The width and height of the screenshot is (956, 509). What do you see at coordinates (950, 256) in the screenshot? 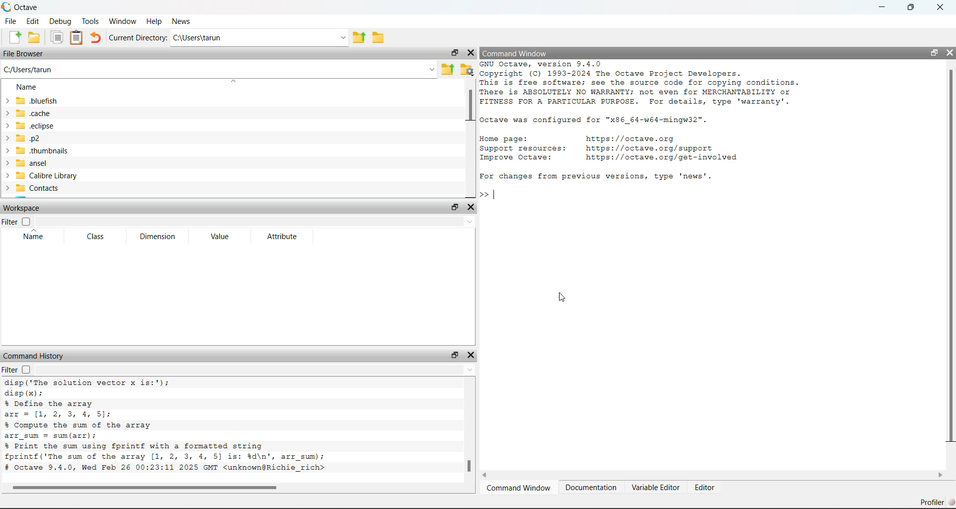
I see `Scrollbar` at bounding box center [950, 256].